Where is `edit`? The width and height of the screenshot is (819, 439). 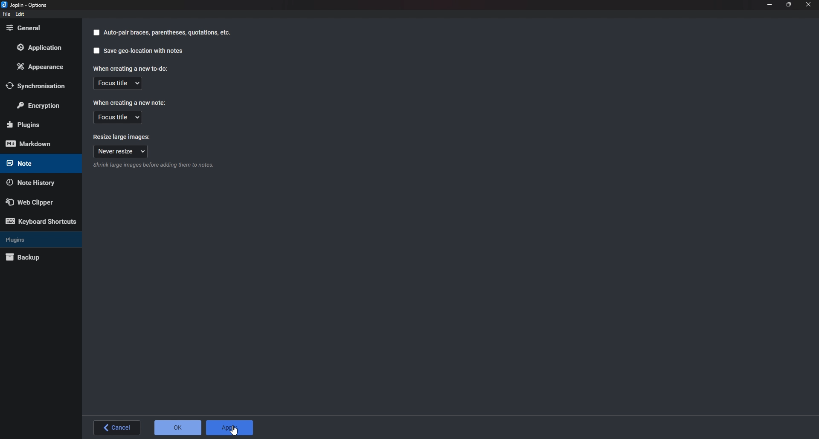
edit is located at coordinates (21, 14).